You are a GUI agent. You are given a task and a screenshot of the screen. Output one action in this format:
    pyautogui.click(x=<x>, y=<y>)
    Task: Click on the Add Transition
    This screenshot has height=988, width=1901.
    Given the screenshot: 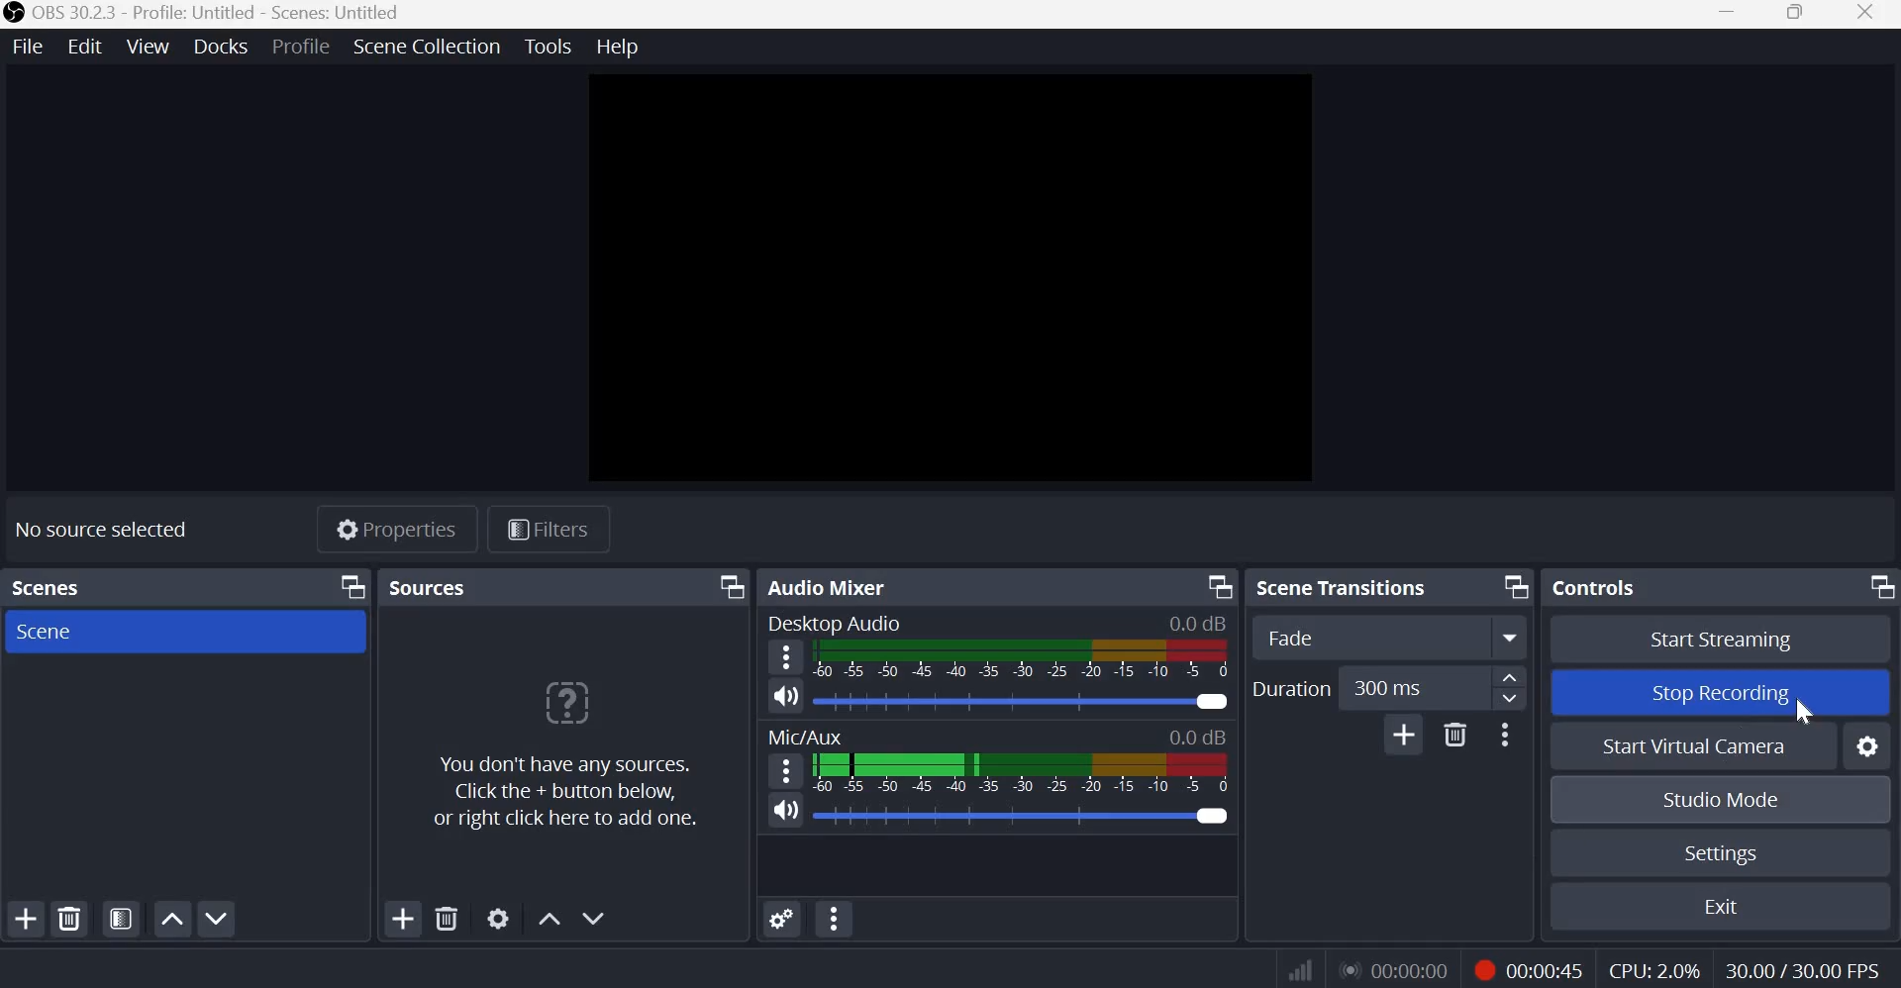 What is the action you would take?
    pyautogui.click(x=1406, y=735)
    